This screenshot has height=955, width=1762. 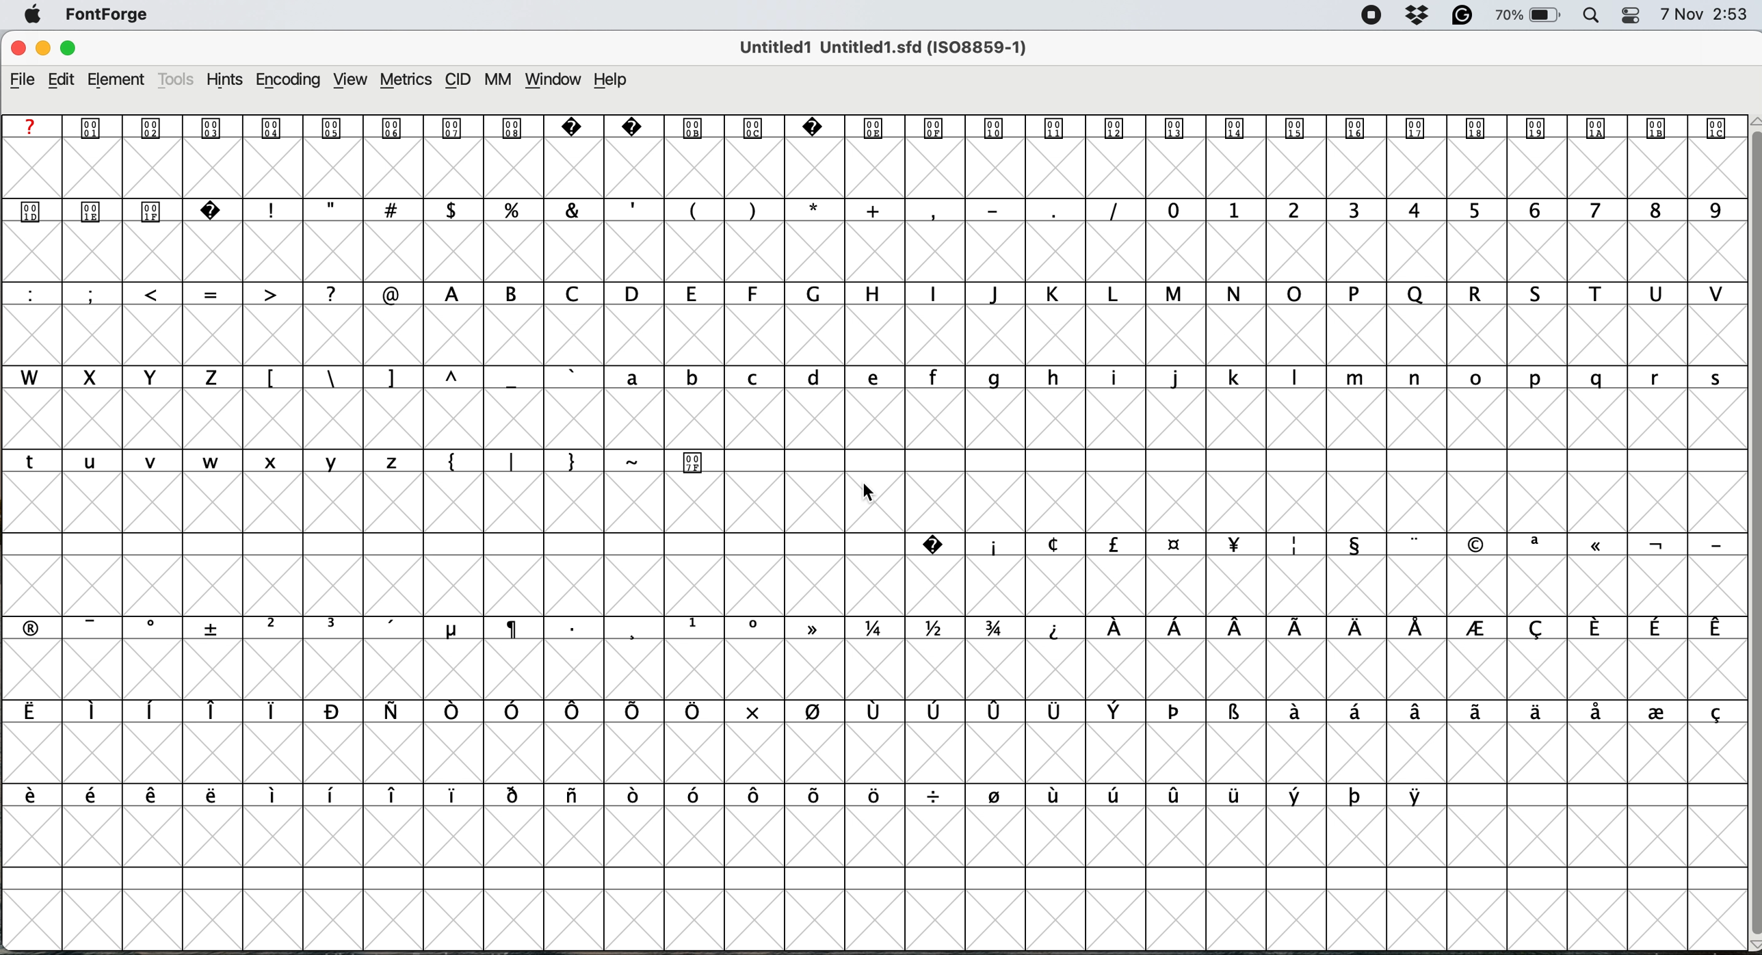 I want to click on cursor, so click(x=864, y=495).